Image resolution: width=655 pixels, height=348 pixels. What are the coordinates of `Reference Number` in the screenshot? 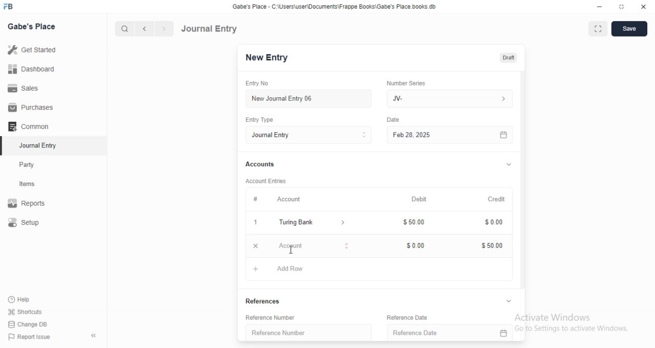 It's located at (307, 332).